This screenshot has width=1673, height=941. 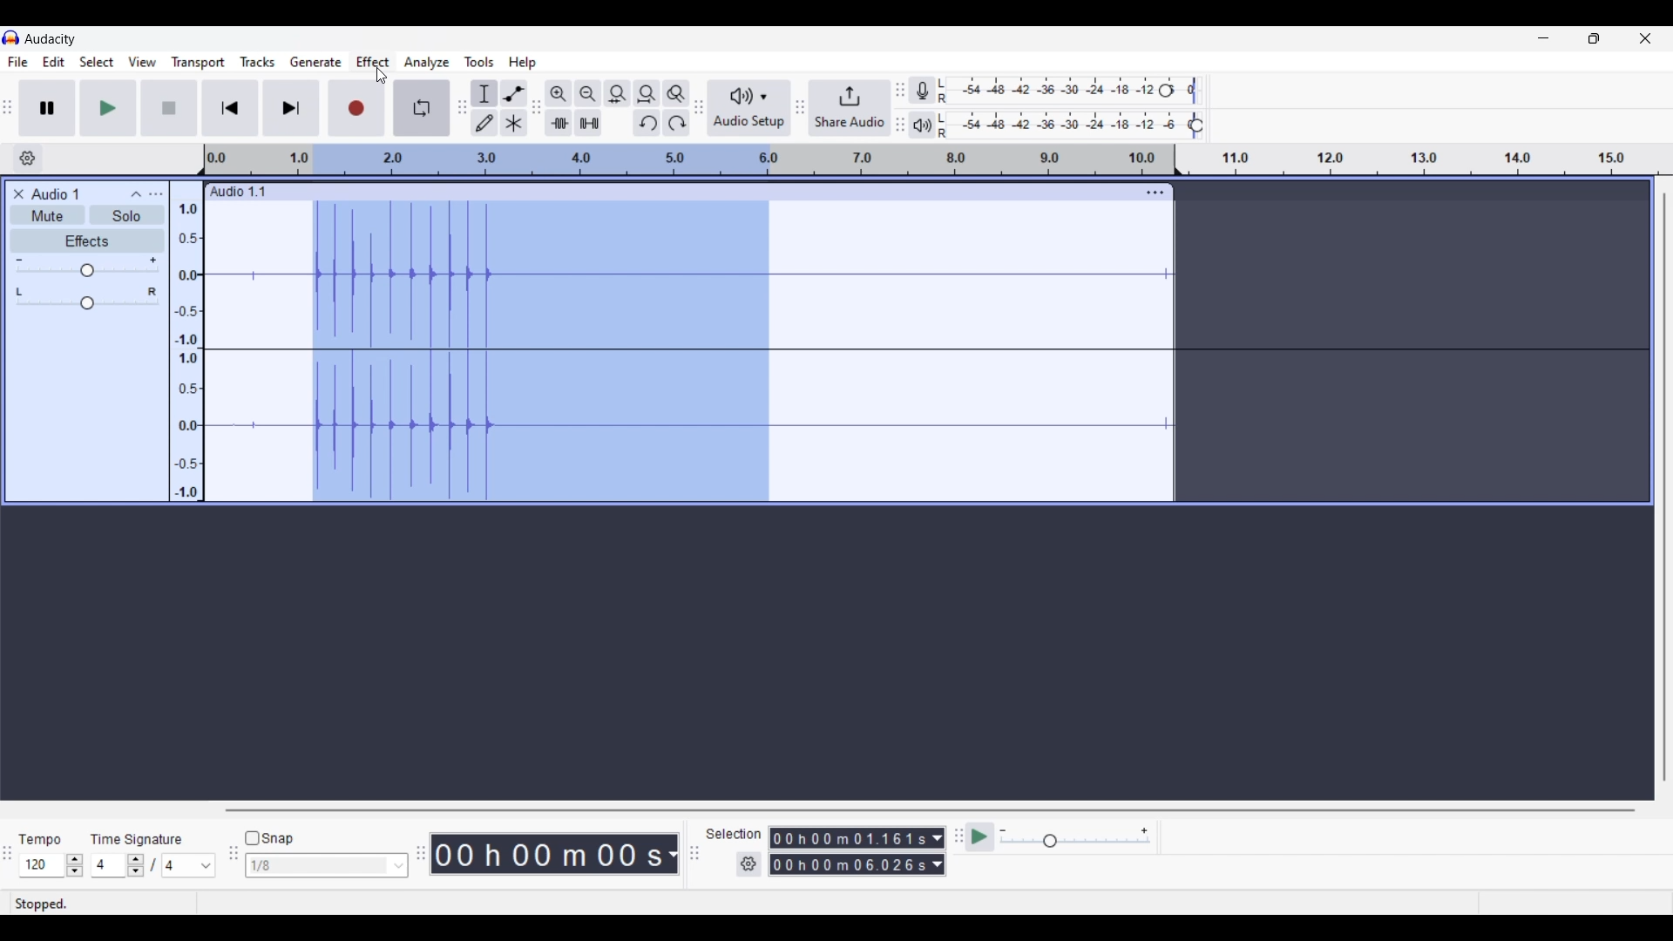 What do you see at coordinates (1432, 159) in the screenshot?
I see `Scale to measure duration of recording` at bounding box center [1432, 159].